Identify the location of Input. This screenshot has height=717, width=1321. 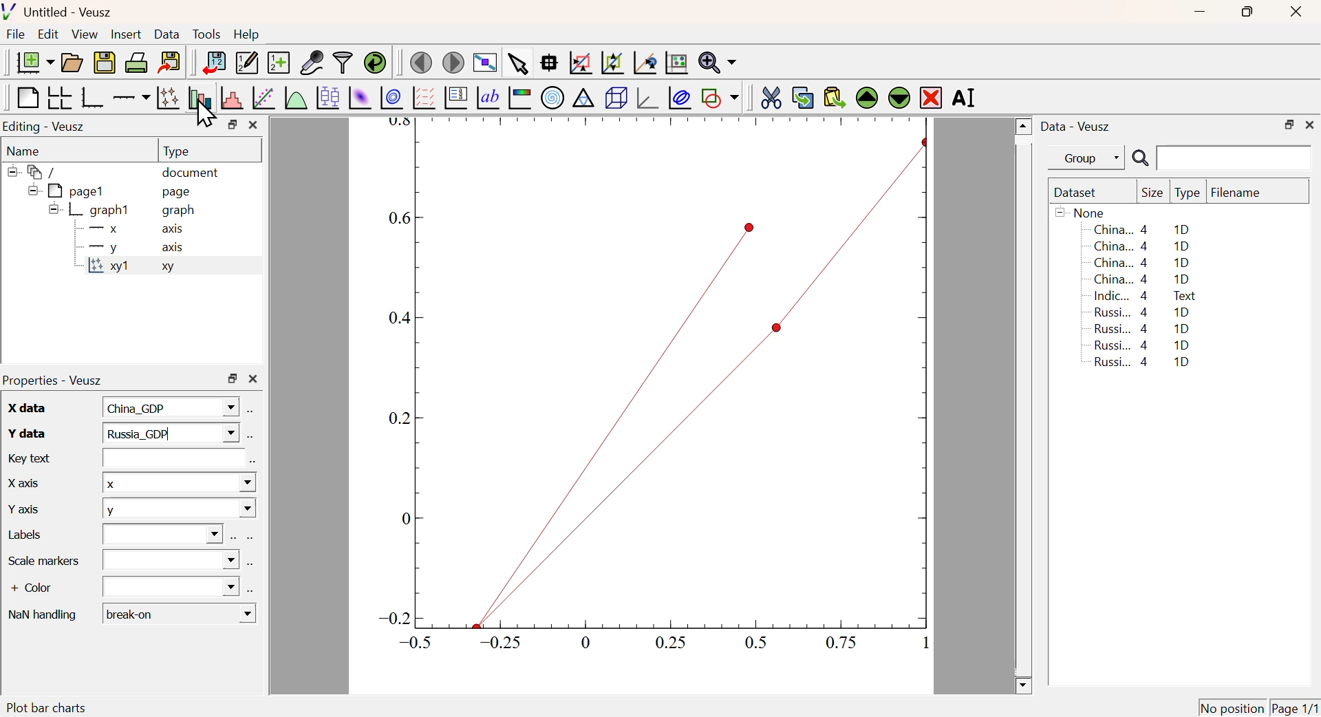
(169, 458).